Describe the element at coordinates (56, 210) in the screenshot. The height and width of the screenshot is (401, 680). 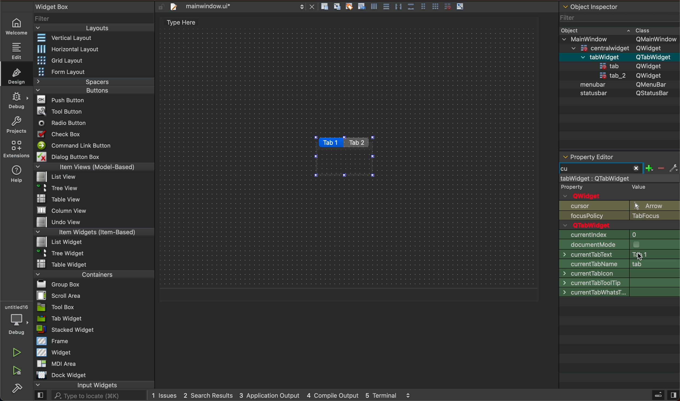
I see `MW column view` at that location.